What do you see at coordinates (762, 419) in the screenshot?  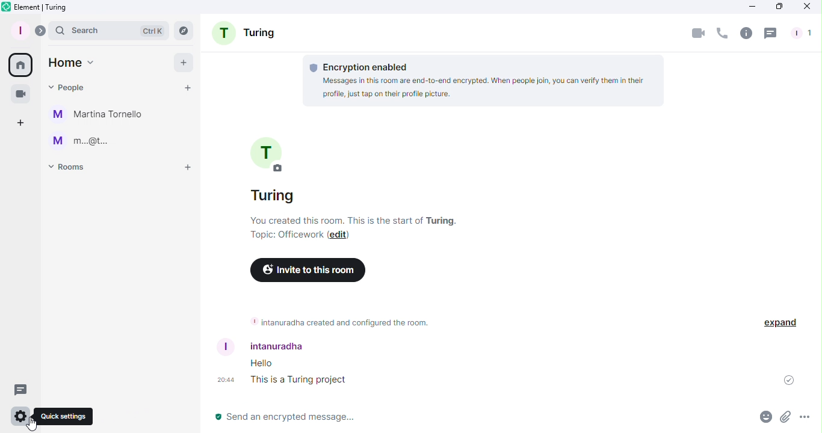 I see `Emoji` at bounding box center [762, 419].